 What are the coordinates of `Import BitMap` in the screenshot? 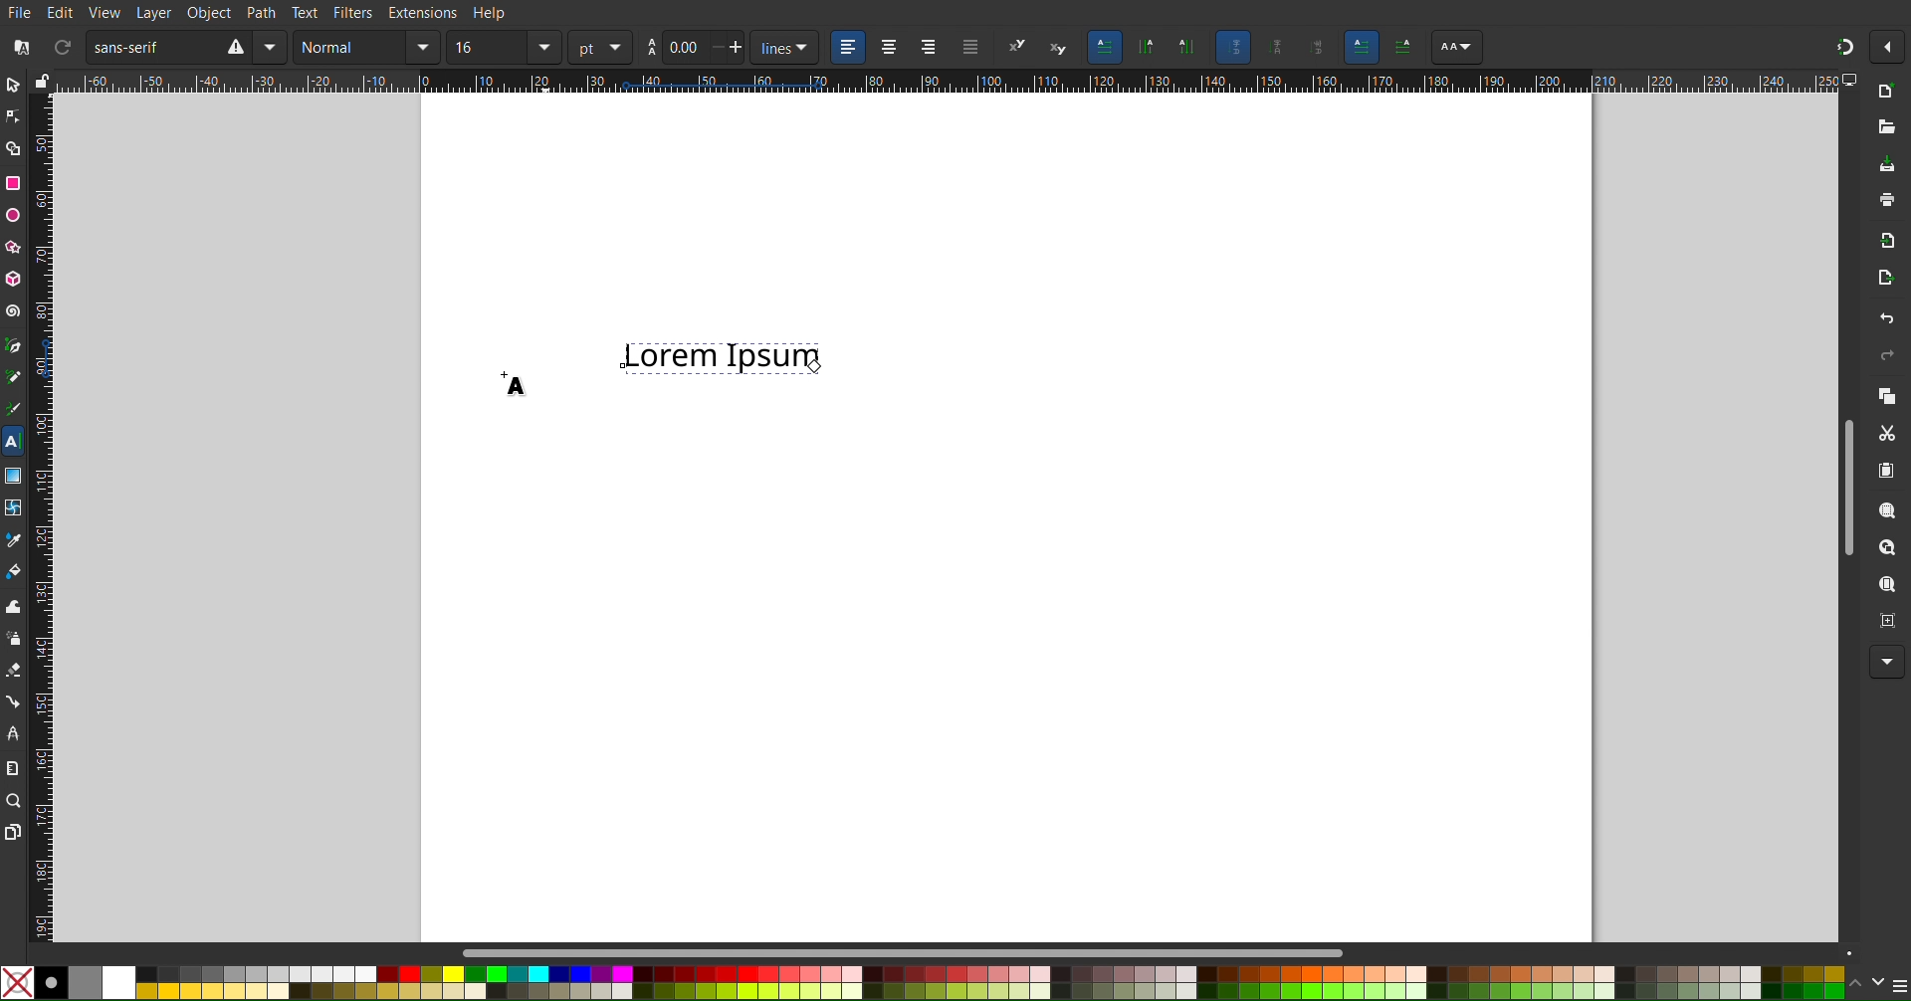 It's located at (1882, 238).